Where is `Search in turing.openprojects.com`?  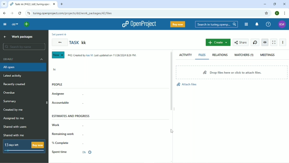 Search in turing.openprojects.com is located at coordinates (216, 25).